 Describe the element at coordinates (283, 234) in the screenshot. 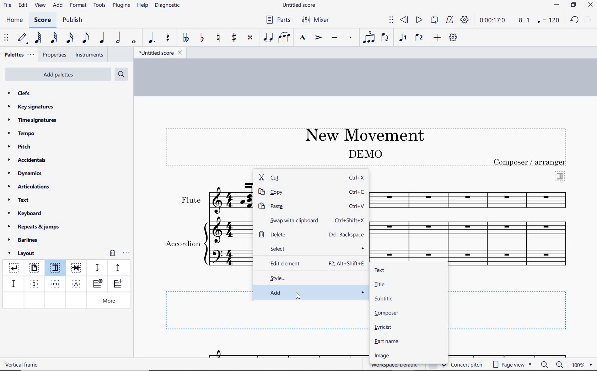

I see `delete` at that location.